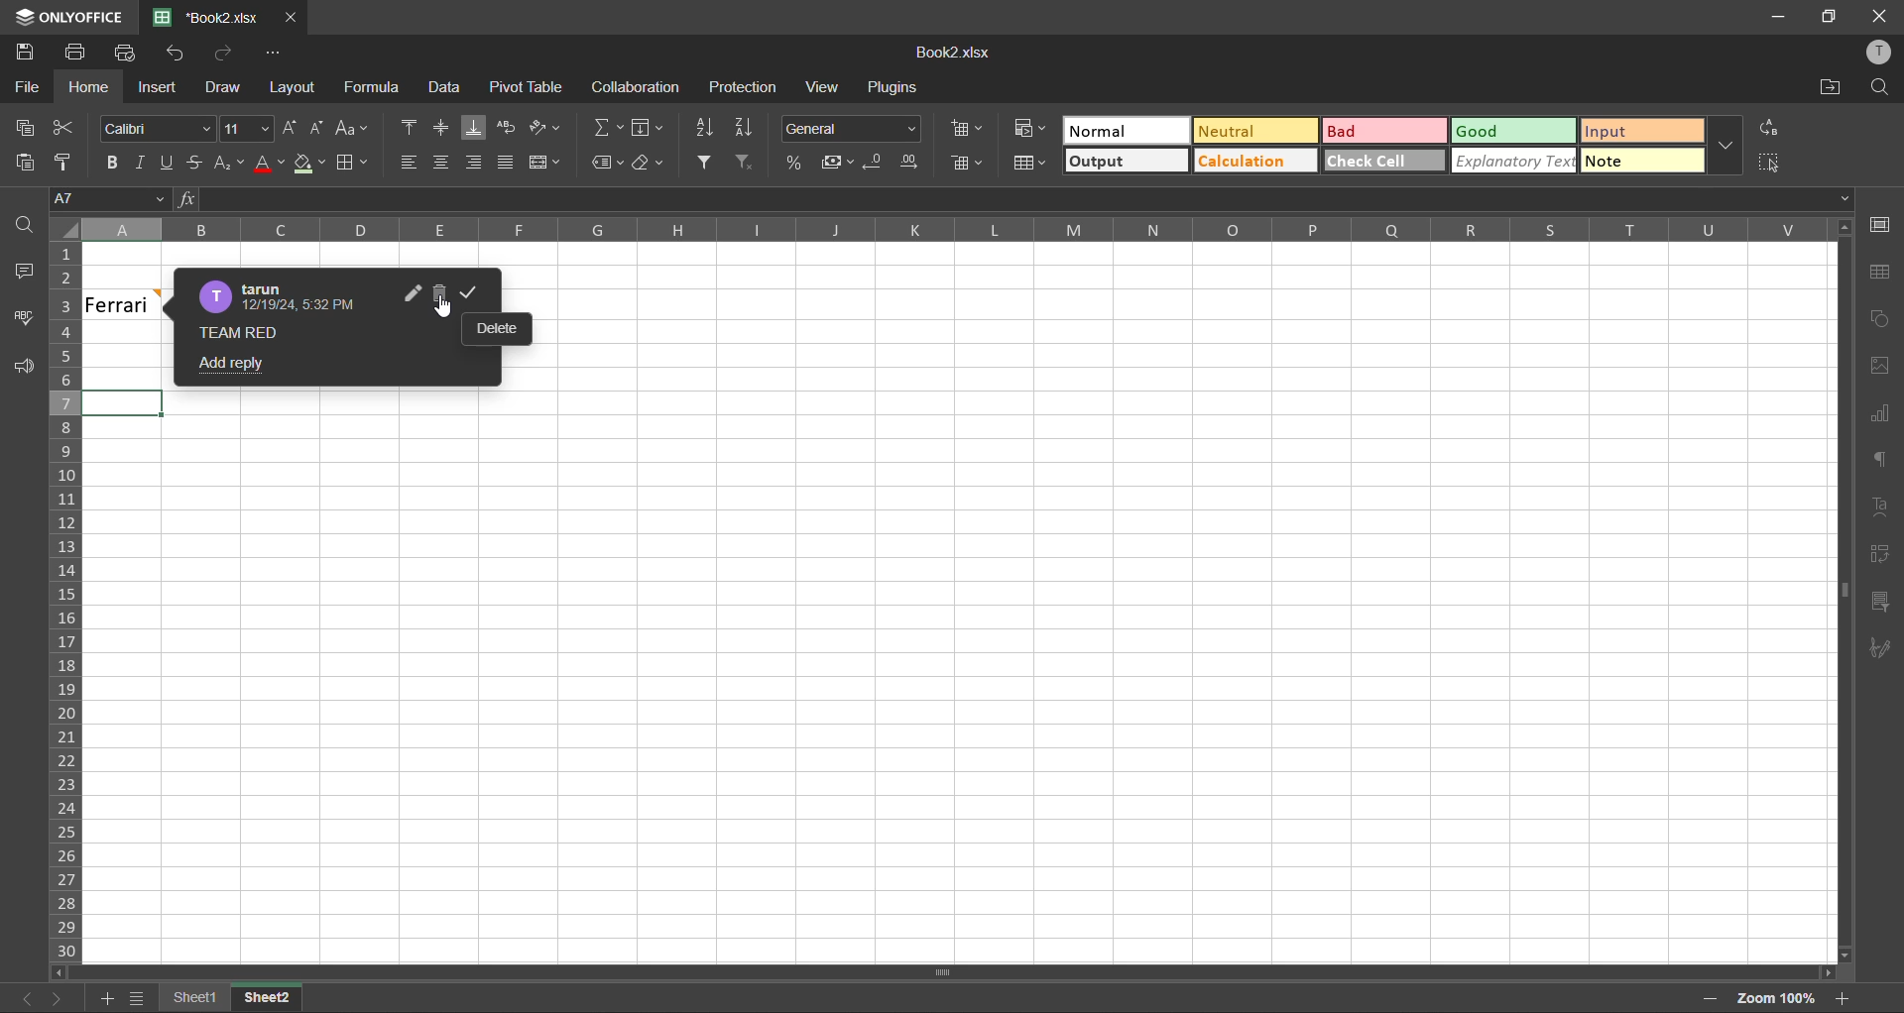 Image resolution: width=1904 pixels, height=1013 pixels. I want to click on align right, so click(477, 163).